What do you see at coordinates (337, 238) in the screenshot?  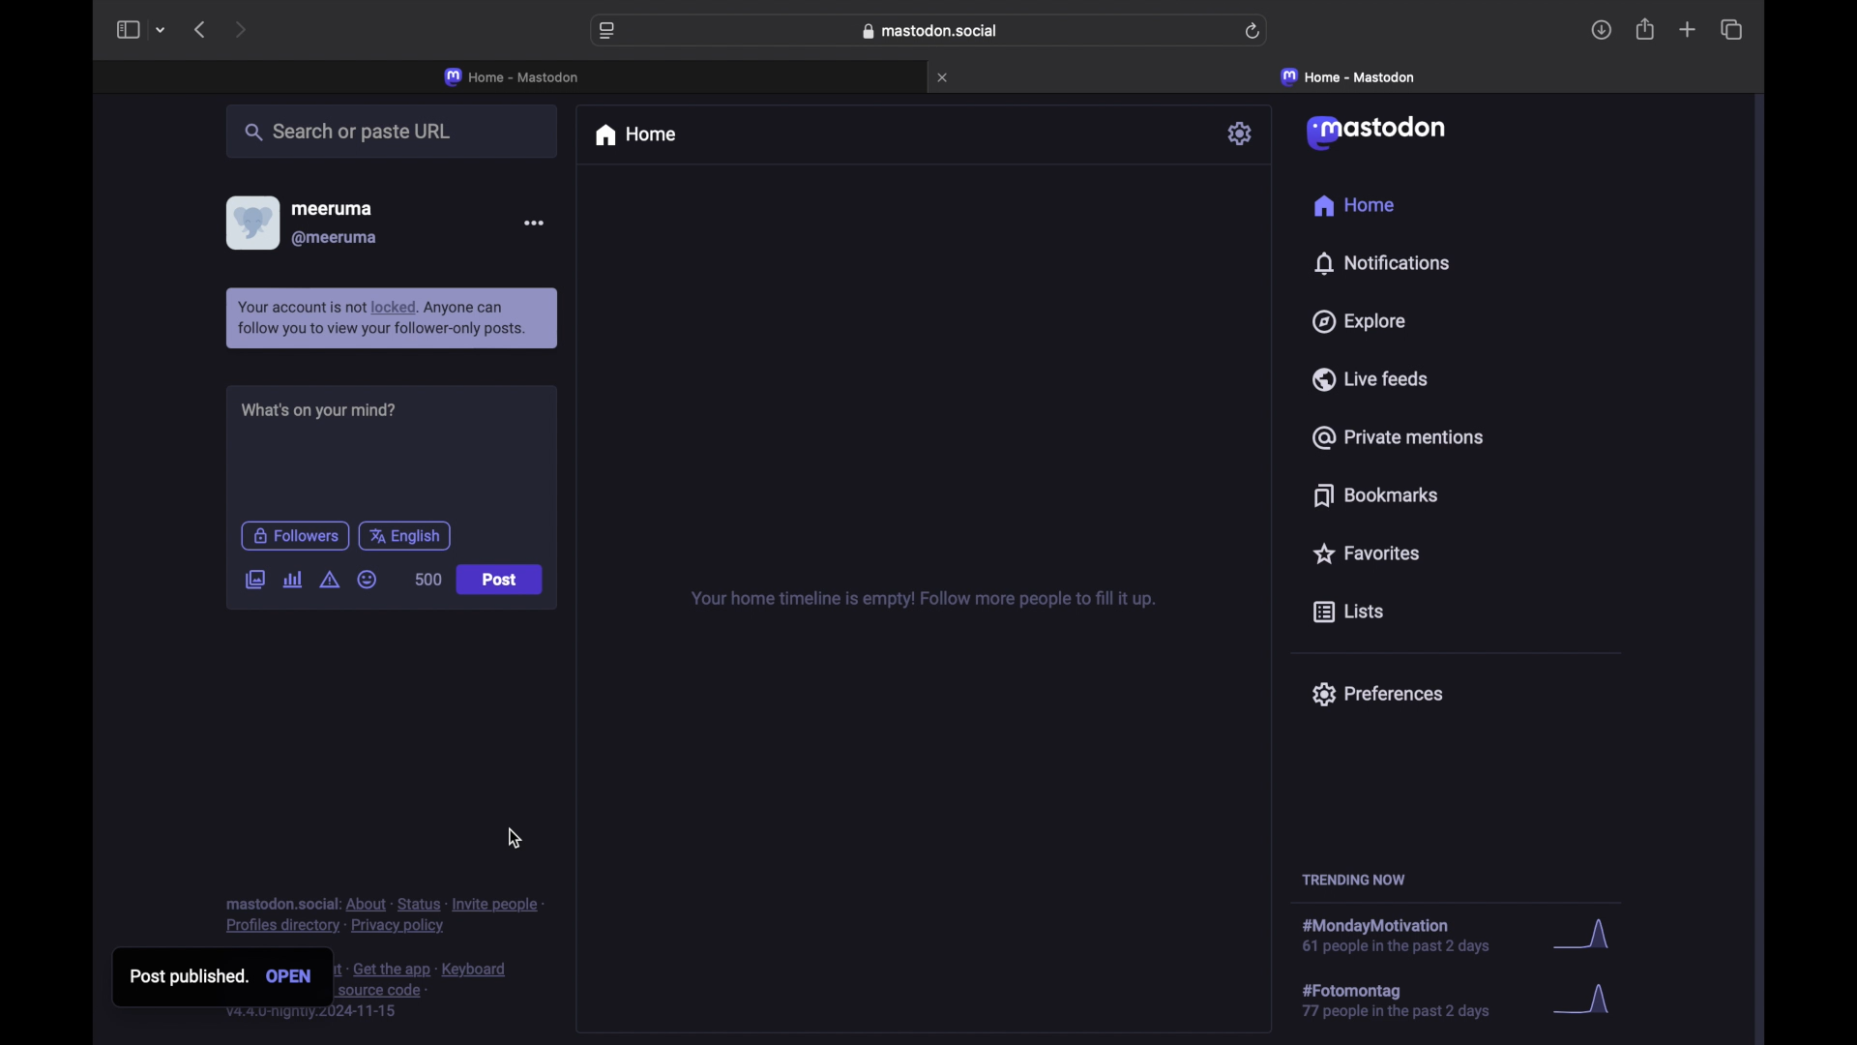 I see `@meeruma` at bounding box center [337, 238].